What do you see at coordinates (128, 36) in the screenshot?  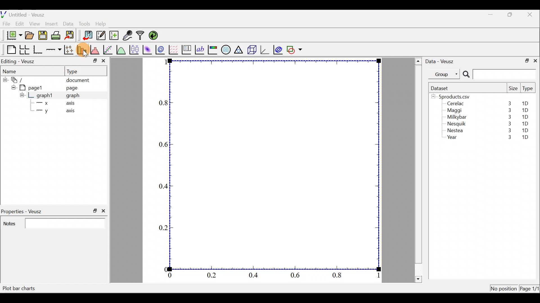 I see `Capture remote data` at bounding box center [128, 36].